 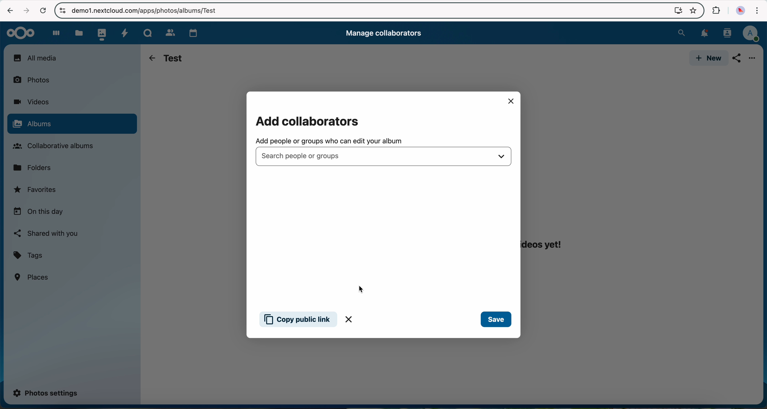 What do you see at coordinates (35, 167) in the screenshot?
I see `folders` at bounding box center [35, 167].